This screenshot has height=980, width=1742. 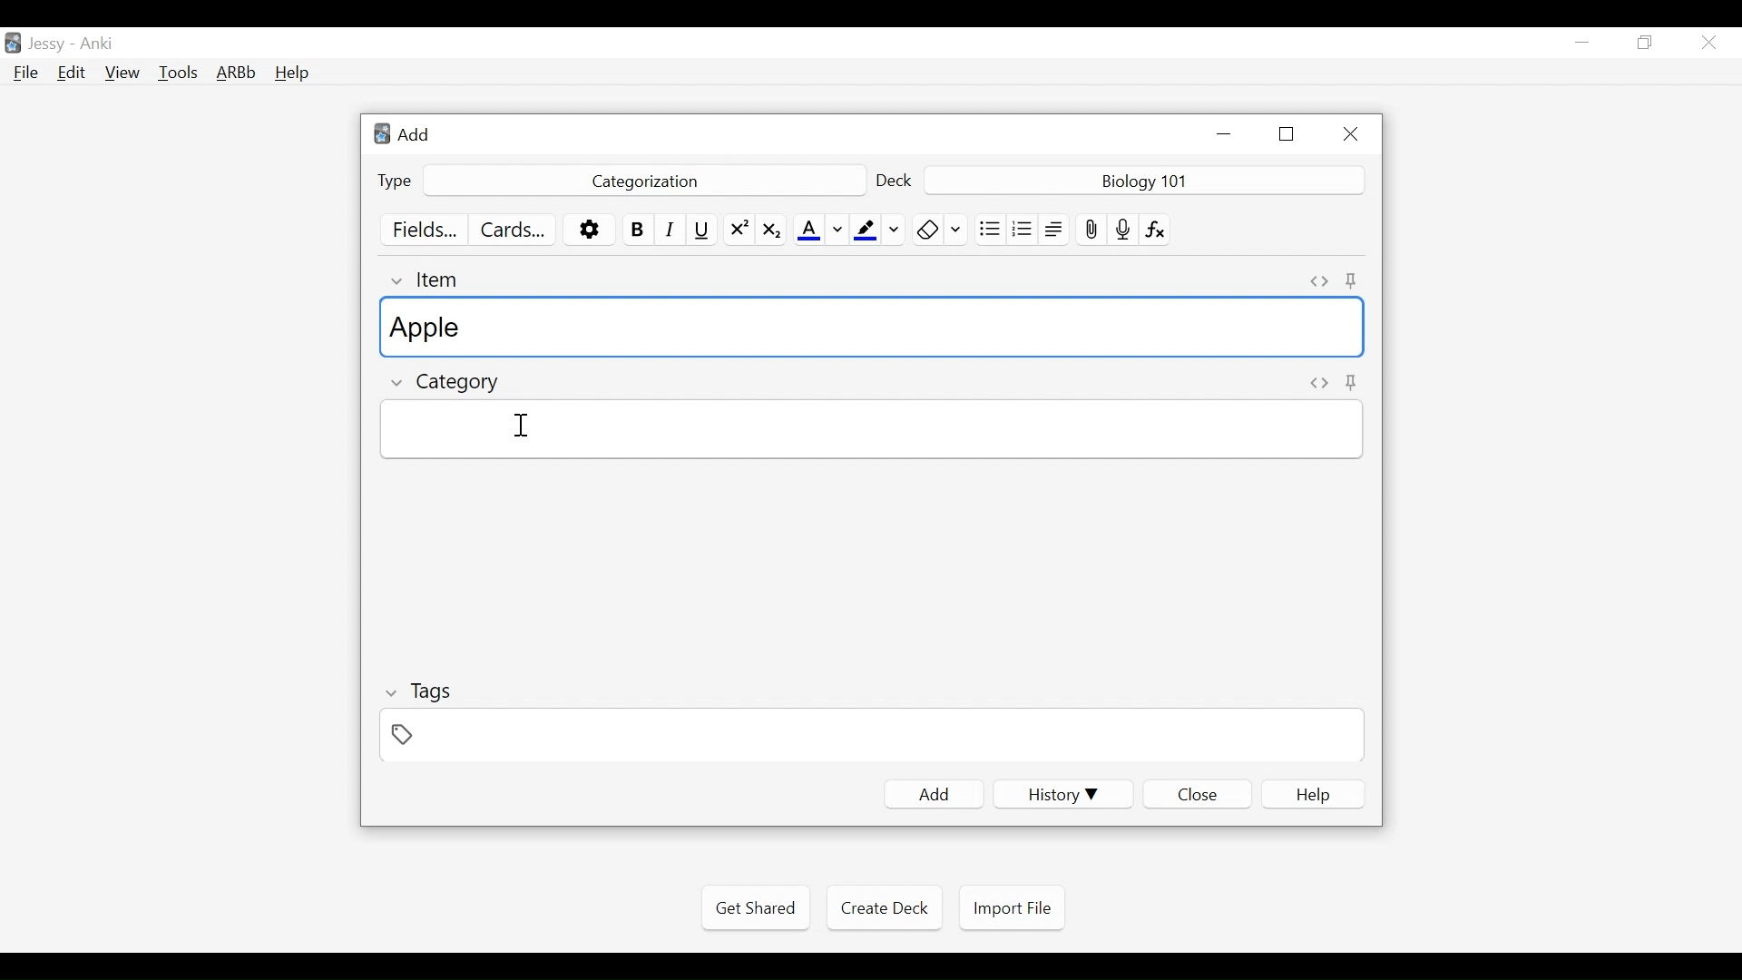 I want to click on Deck, so click(x=895, y=182).